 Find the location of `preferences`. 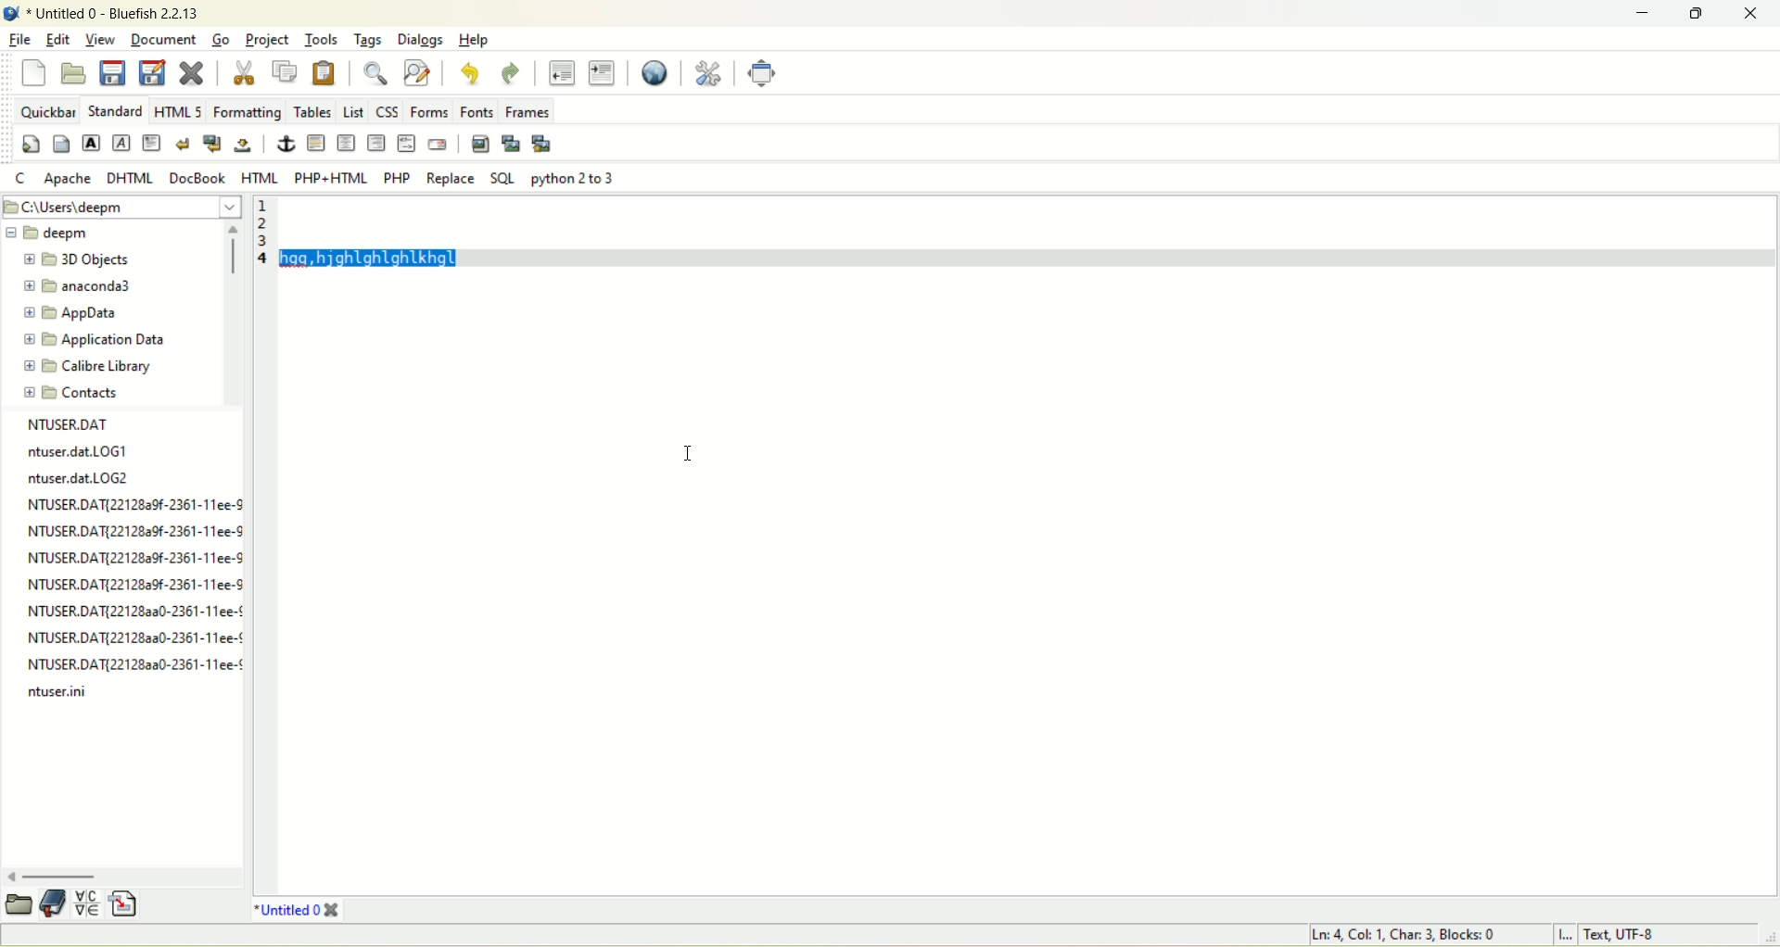

preferences is located at coordinates (710, 72).